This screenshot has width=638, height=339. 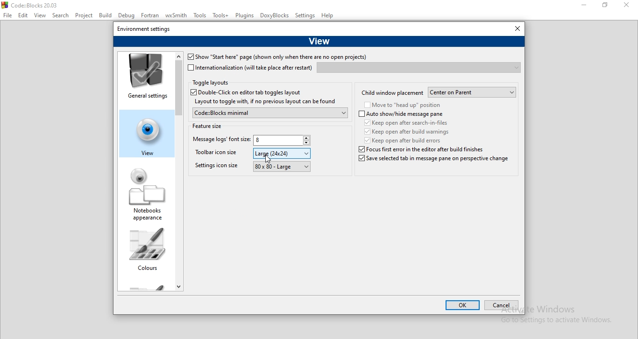 I want to click on Layout to toggle with, if no previous layout can be found, so click(x=264, y=102).